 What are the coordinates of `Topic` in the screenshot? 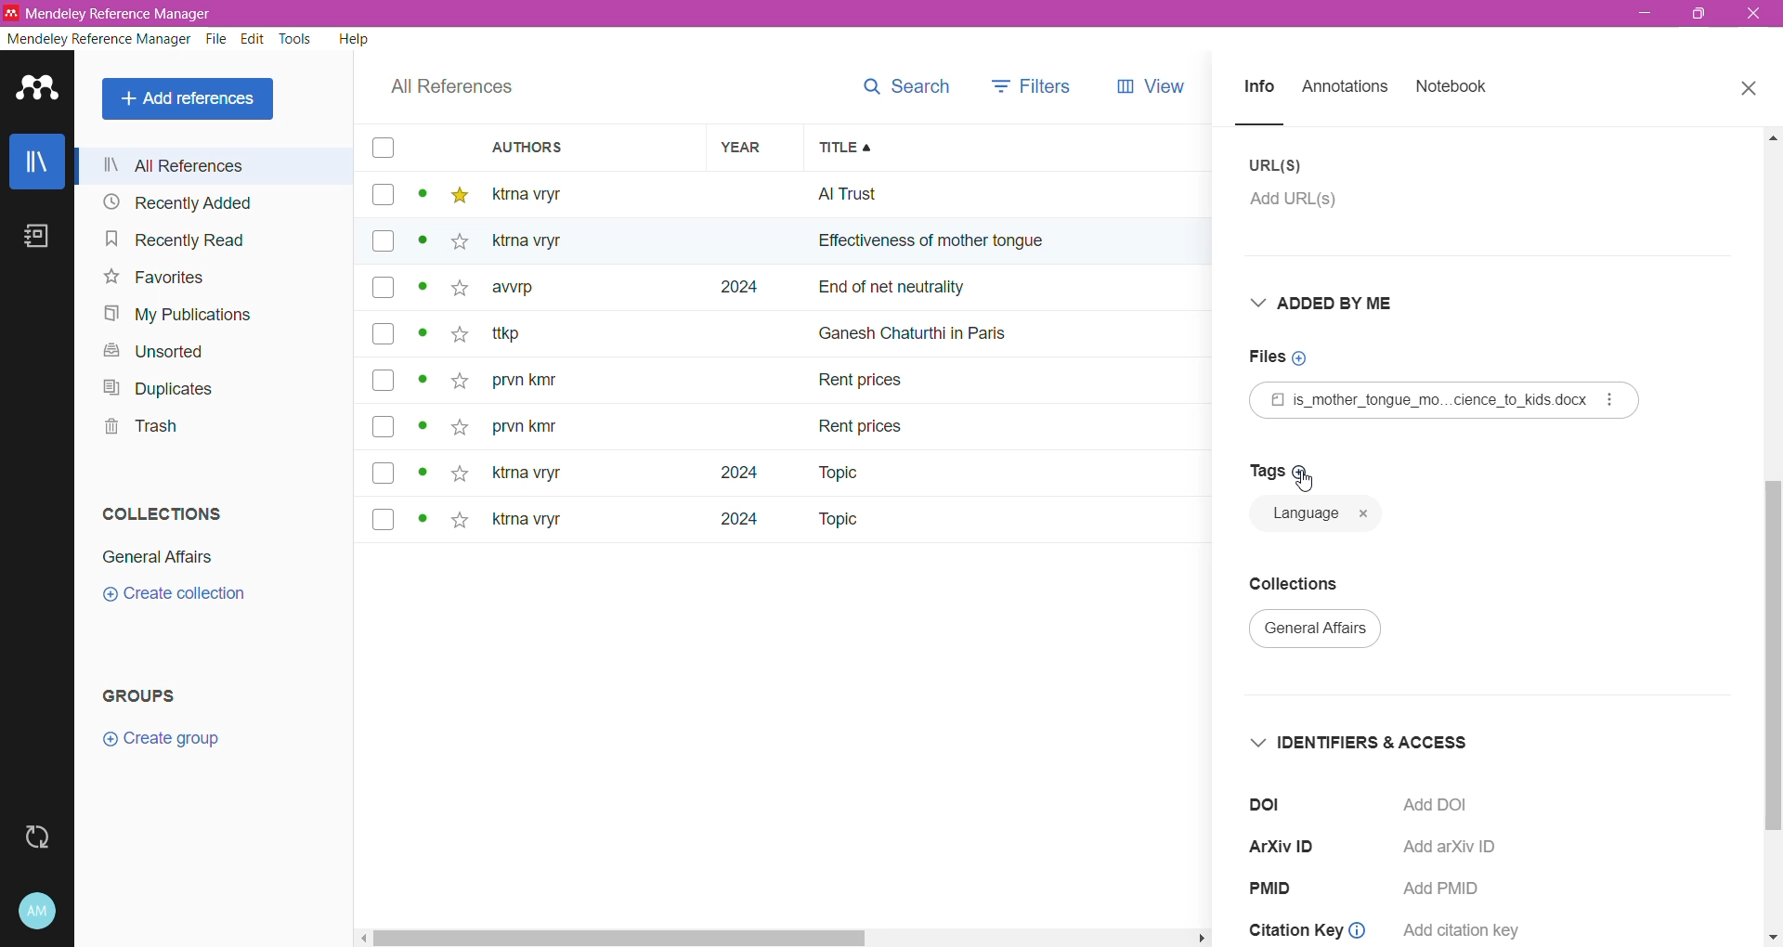 It's located at (826, 473).